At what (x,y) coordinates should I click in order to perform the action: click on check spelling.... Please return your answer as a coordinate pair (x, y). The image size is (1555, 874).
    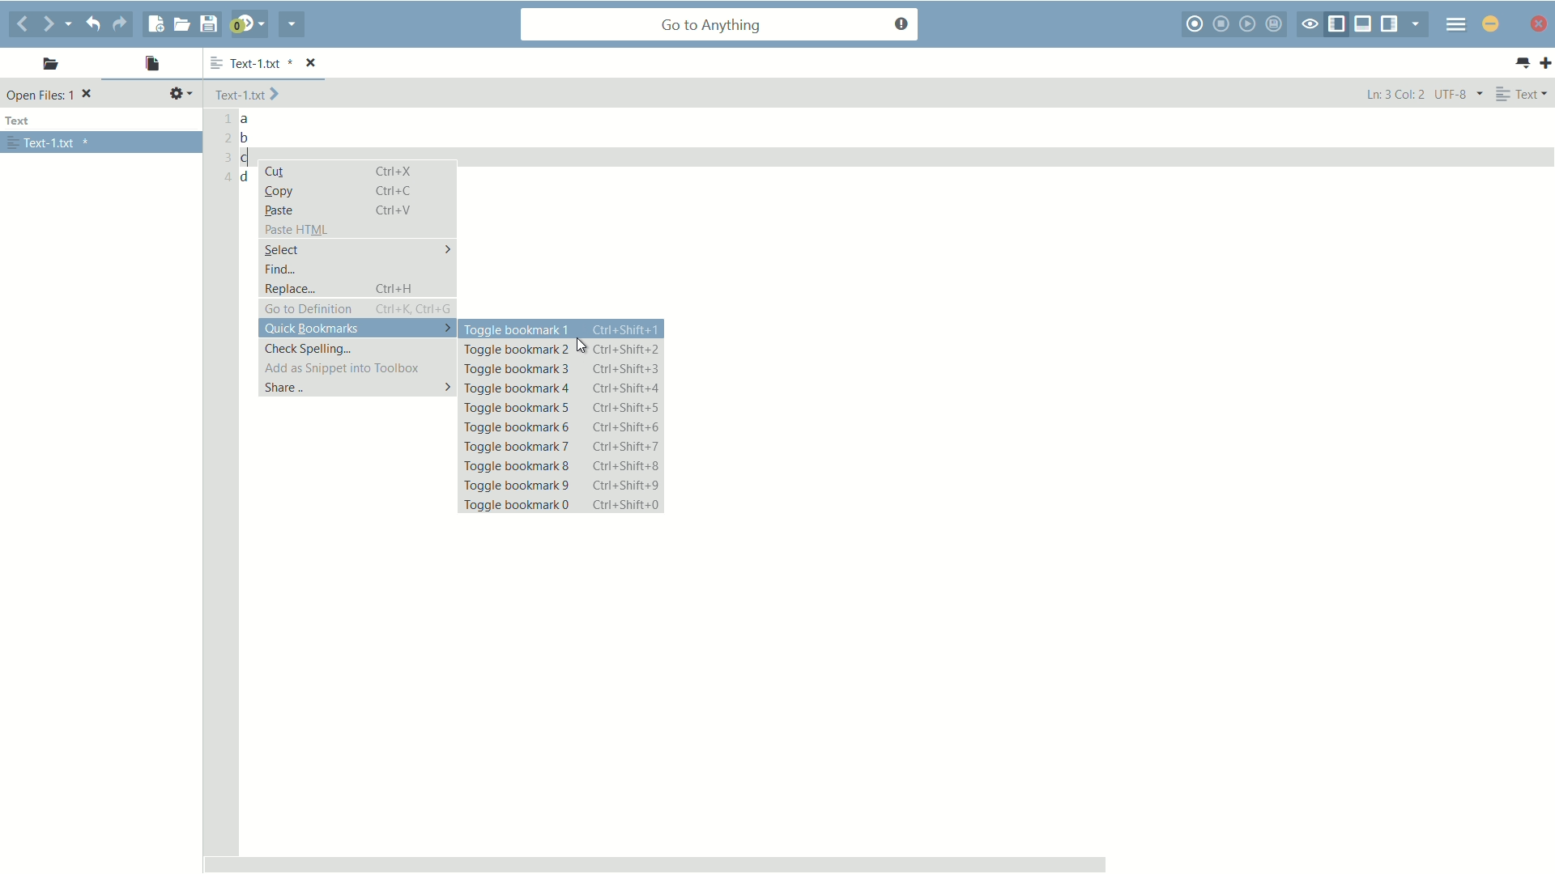
    Looking at the image, I should click on (309, 348).